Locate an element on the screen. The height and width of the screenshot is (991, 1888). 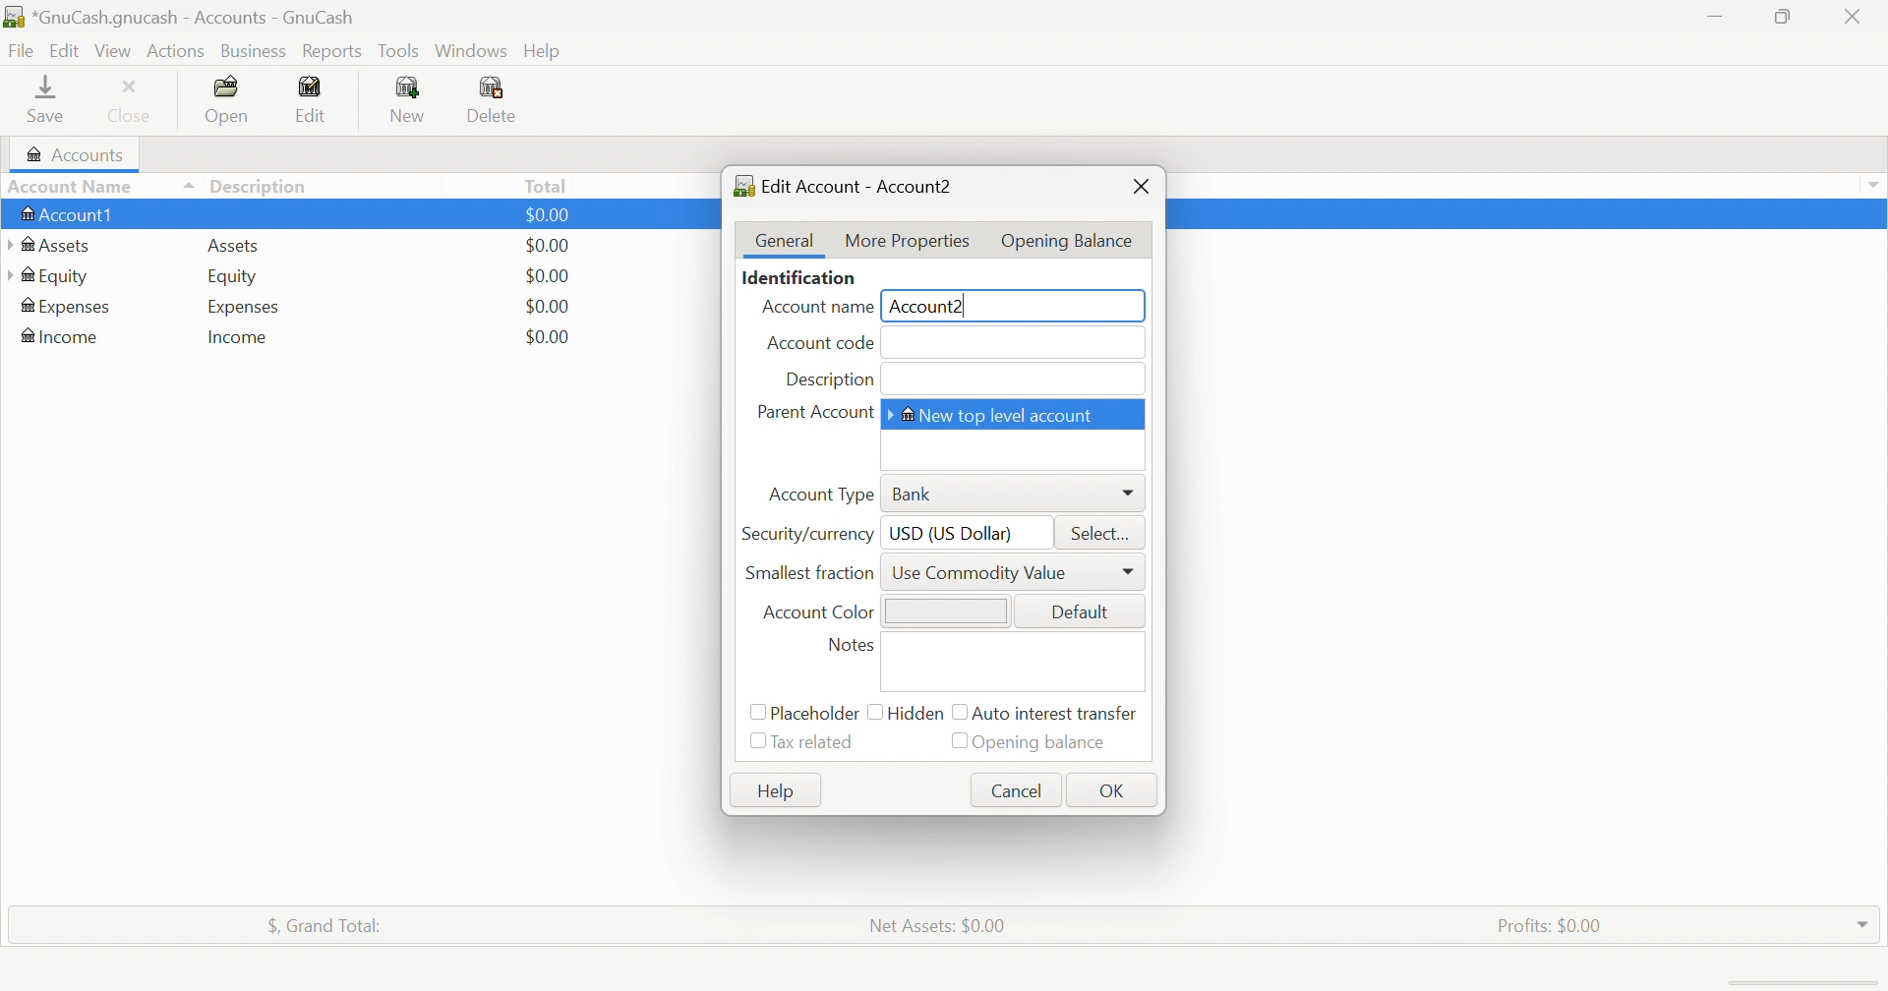
Close is located at coordinates (1850, 17).